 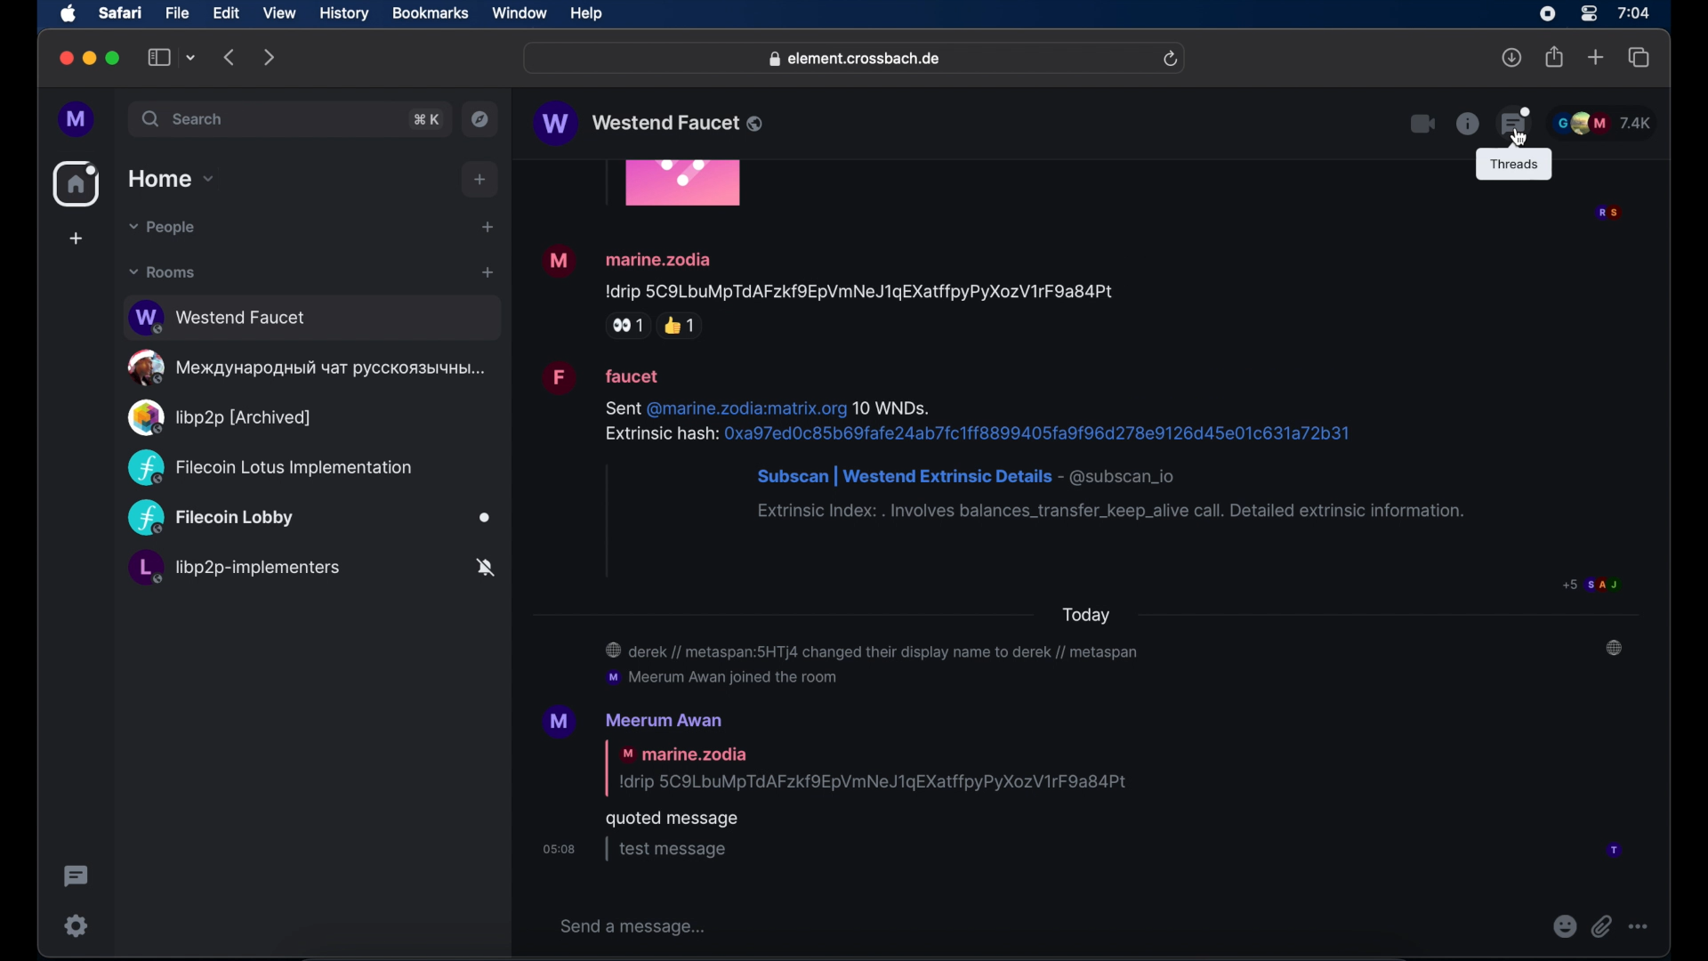 What do you see at coordinates (480, 180) in the screenshot?
I see `add` at bounding box center [480, 180].